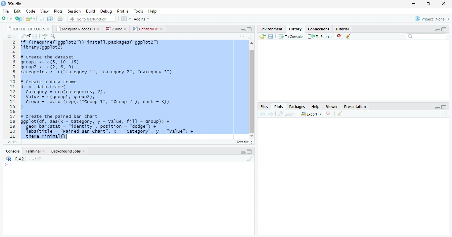 The height and width of the screenshot is (237, 452). Describe the element at coordinates (58, 11) in the screenshot. I see `plots` at that location.